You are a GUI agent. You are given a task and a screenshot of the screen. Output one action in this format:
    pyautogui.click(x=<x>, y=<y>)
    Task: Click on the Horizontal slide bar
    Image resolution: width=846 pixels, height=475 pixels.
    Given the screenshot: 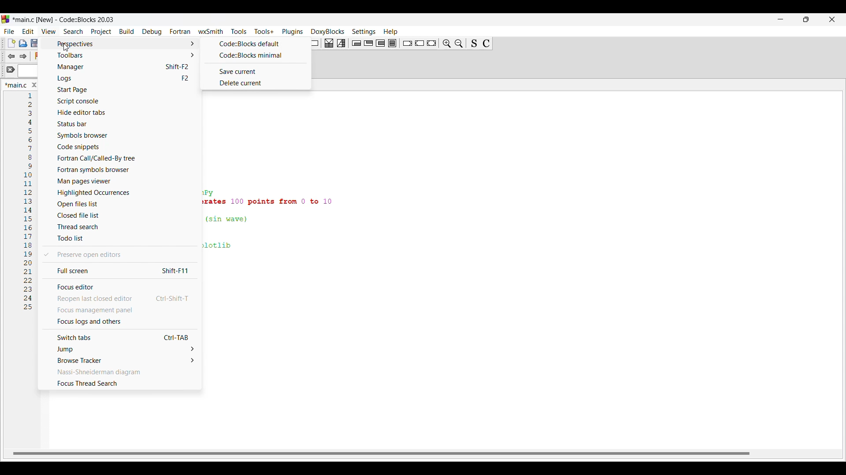 What is the action you would take?
    pyautogui.click(x=381, y=454)
    